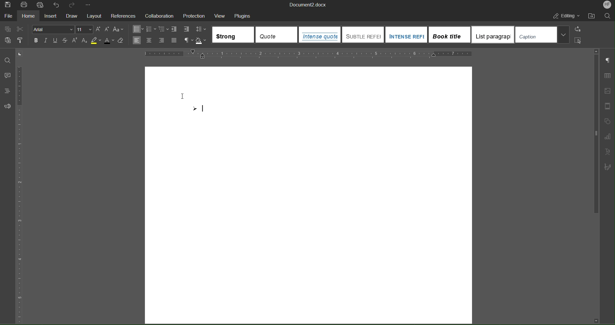  What do you see at coordinates (579, 29) in the screenshot?
I see `Replace` at bounding box center [579, 29].